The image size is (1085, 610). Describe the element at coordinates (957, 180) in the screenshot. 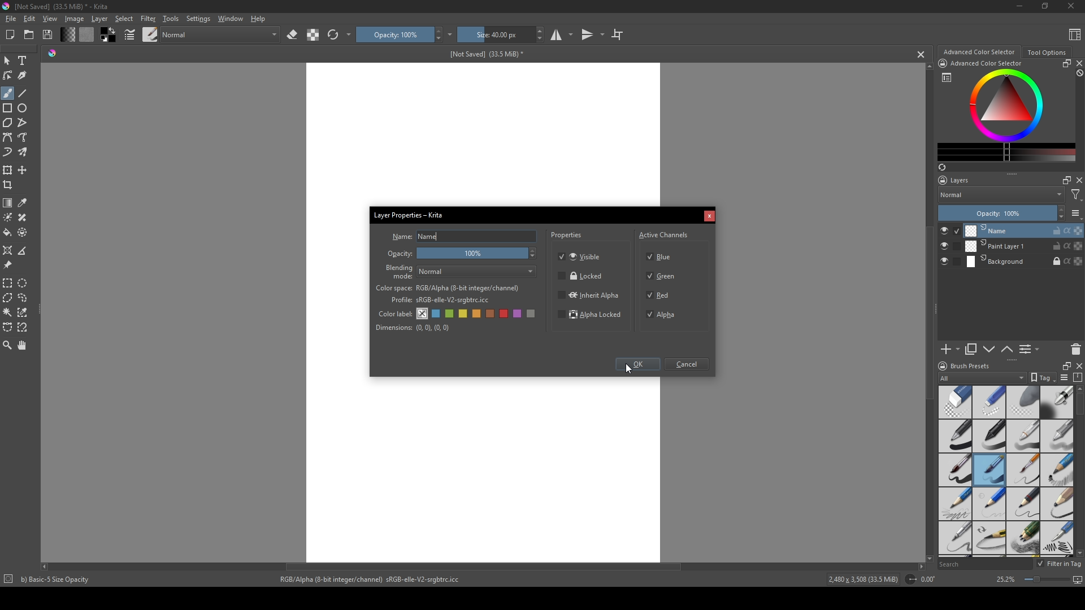

I see `Layers` at that location.